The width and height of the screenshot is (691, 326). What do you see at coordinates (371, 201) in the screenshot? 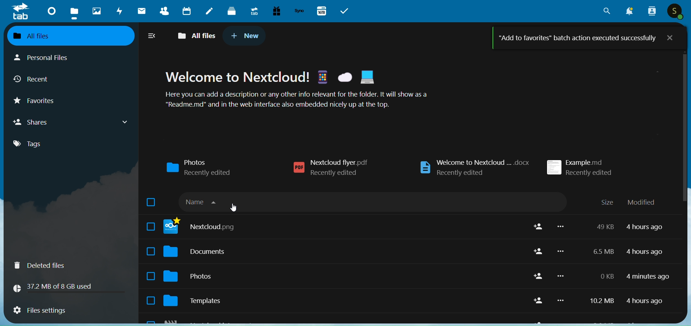
I see `Name` at bounding box center [371, 201].